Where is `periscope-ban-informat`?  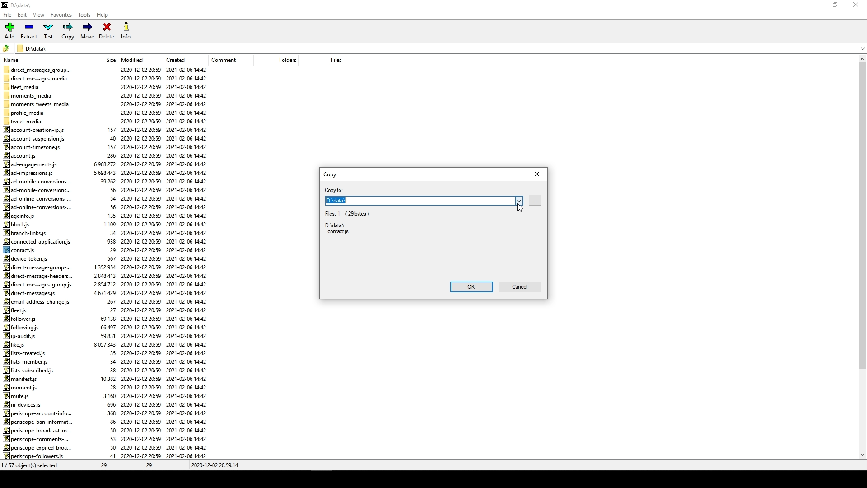
periscope-ban-informat is located at coordinates (41, 421).